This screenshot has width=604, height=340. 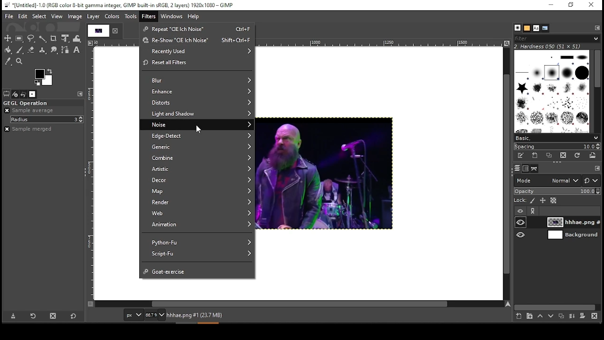 What do you see at coordinates (196, 170) in the screenshot?
I see `artistic` at bounding box center [196, 170].